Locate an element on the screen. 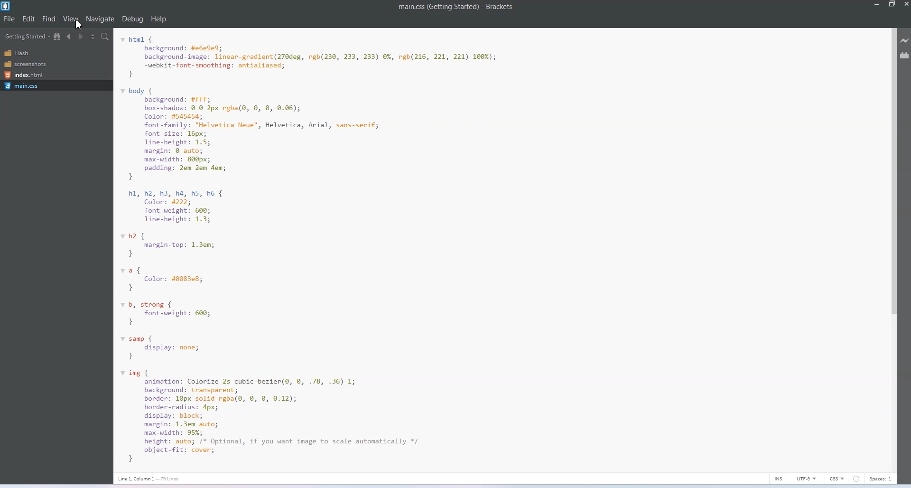  main.css (Getting started)-Brackets is located at coordinates (459, 8).